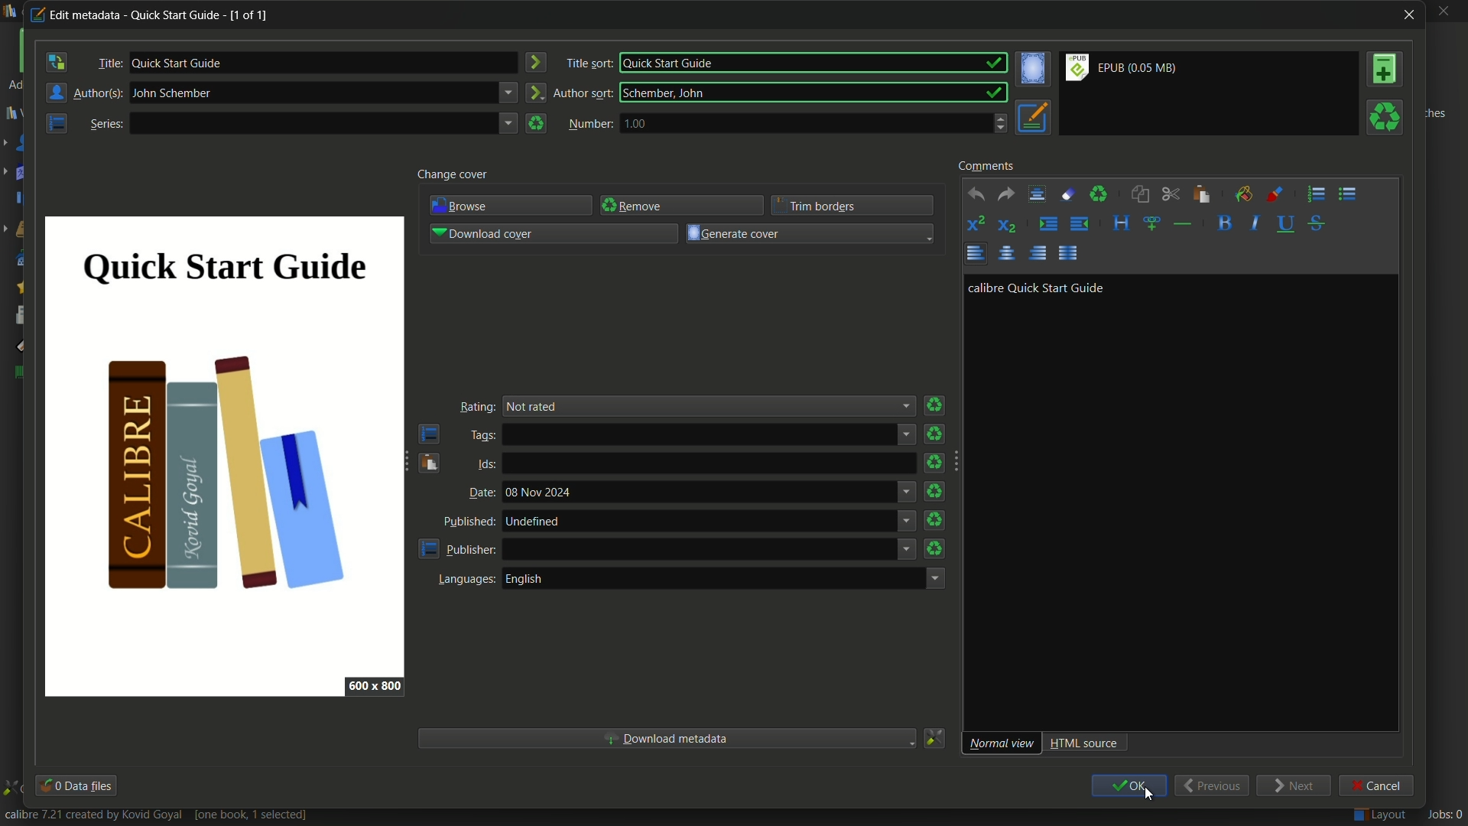  What do you see at coordinates (1080, 226) in the screenshot?
I see `decrease indentation` at bounding box center [1080, 226].